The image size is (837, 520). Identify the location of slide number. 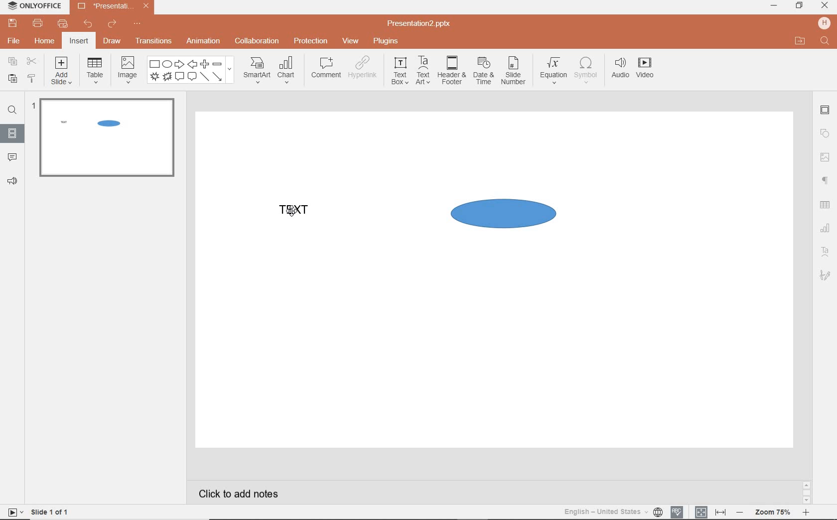
(513, 72).